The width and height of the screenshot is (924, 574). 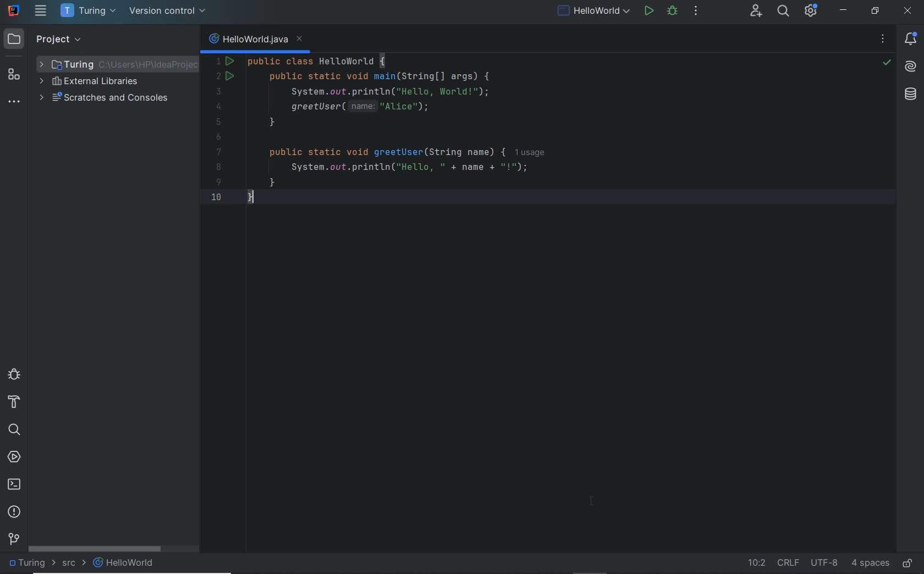 What do you see at coordinates (89, 82) in the screenshot?
I see `external libraries` at bounding box center [89, 82].